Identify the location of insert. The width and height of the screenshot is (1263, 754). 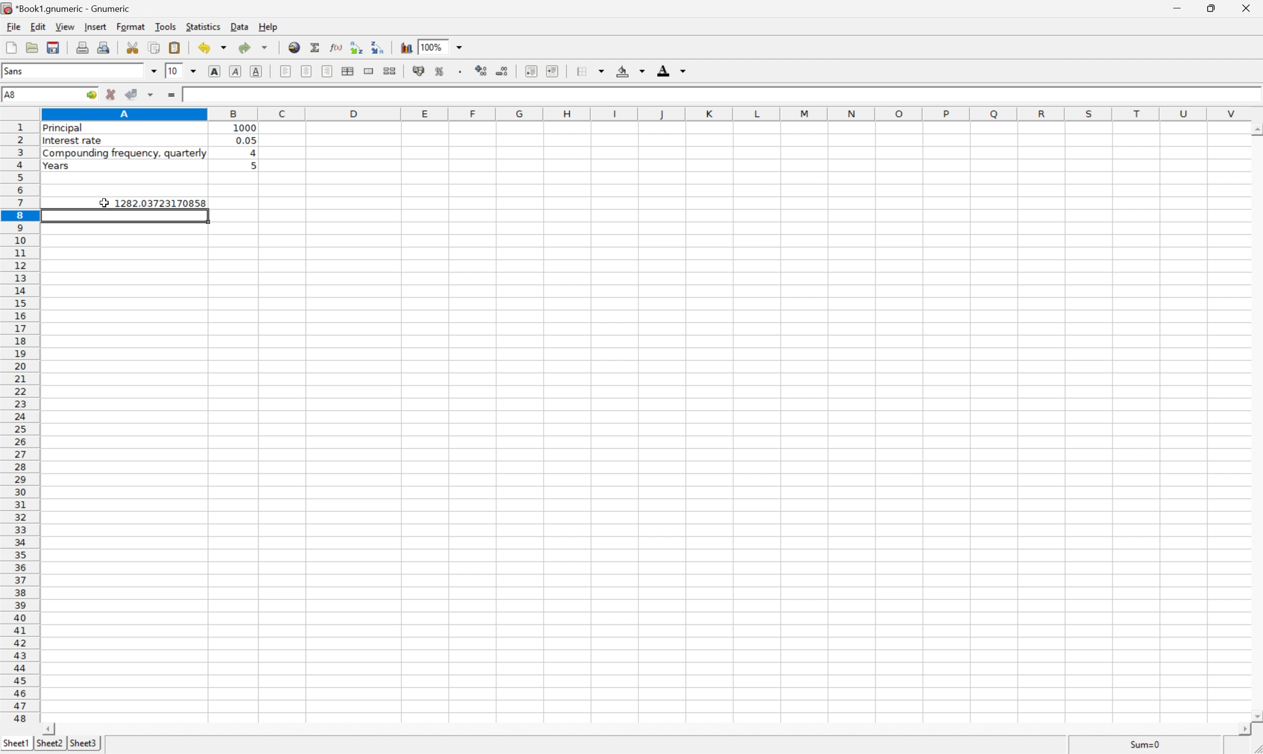
(95, 28).